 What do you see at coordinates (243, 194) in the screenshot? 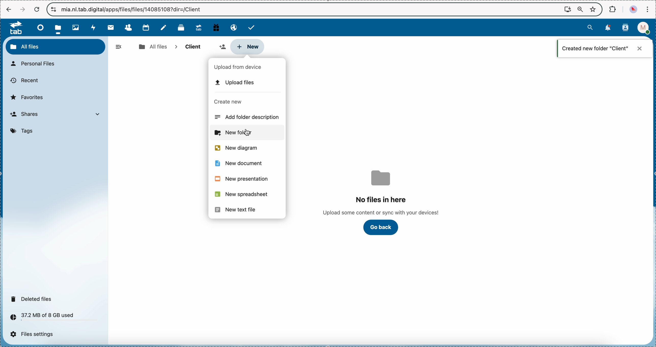
I see `new spreadsheet` at bounding box center [243, 194].